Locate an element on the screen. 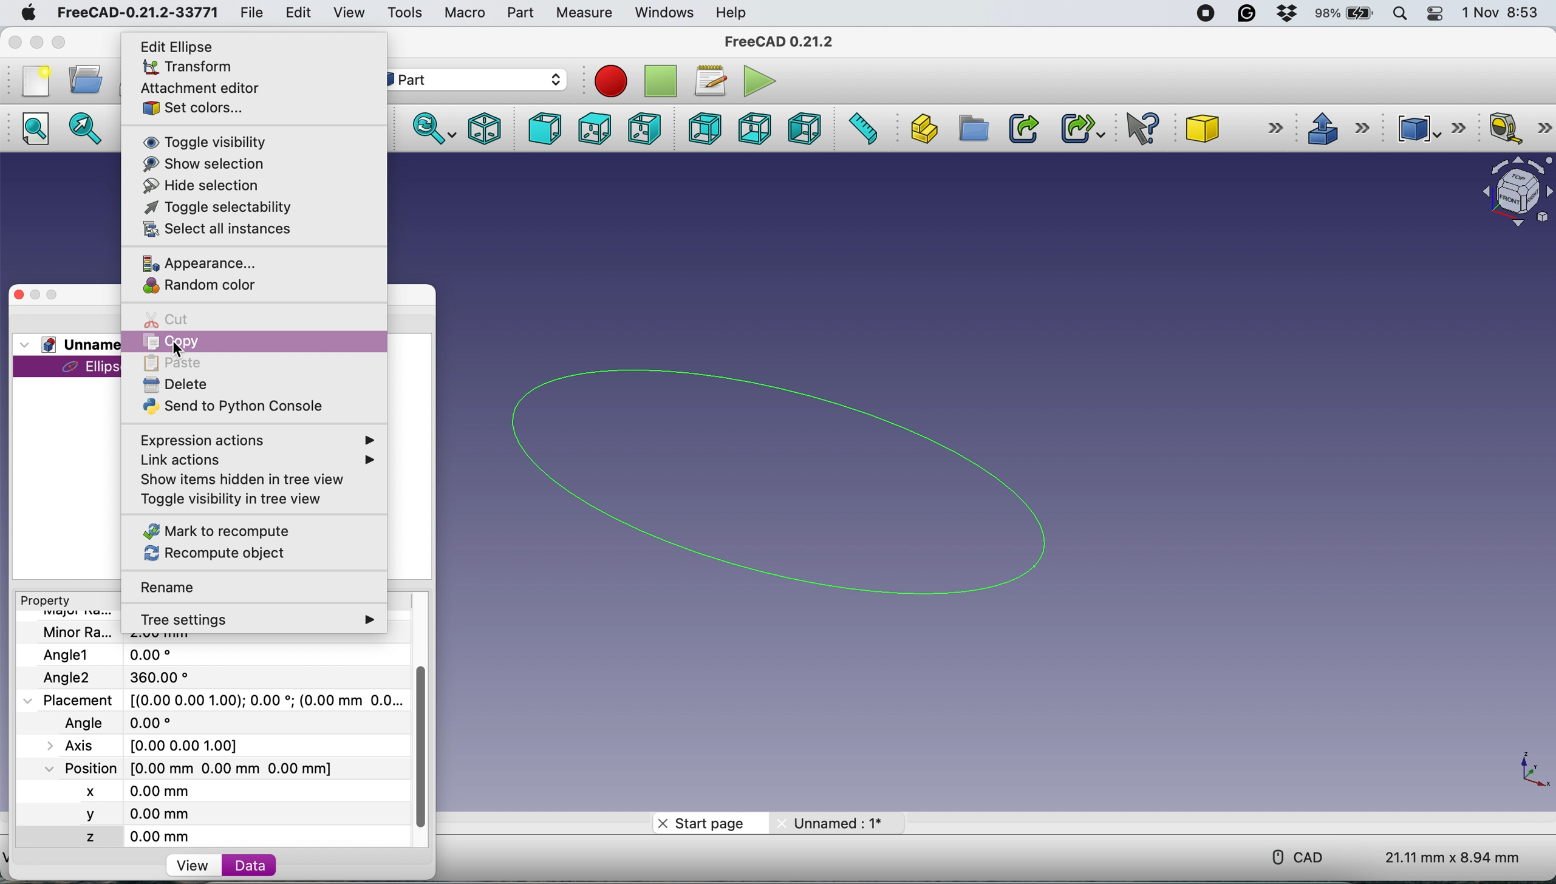 The height and width of the screenshot is (884, 1556). control center is located at coordinates (1433, 14).